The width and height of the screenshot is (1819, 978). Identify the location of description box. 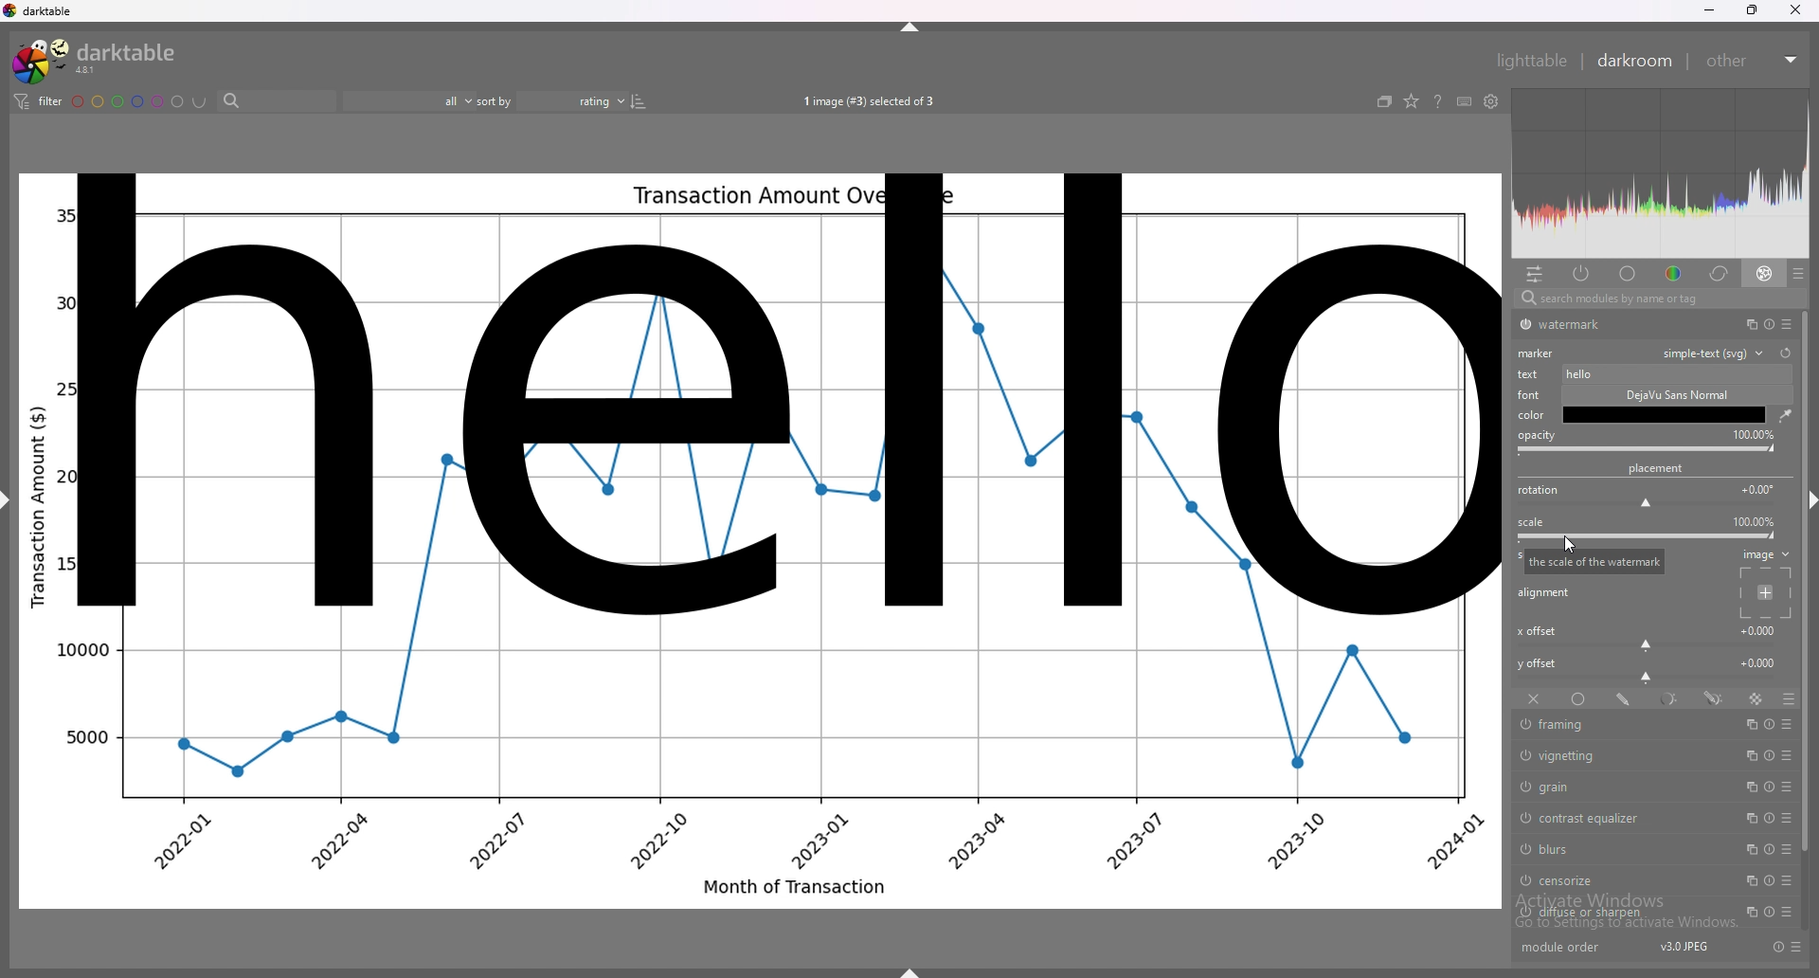
(1666, 405).